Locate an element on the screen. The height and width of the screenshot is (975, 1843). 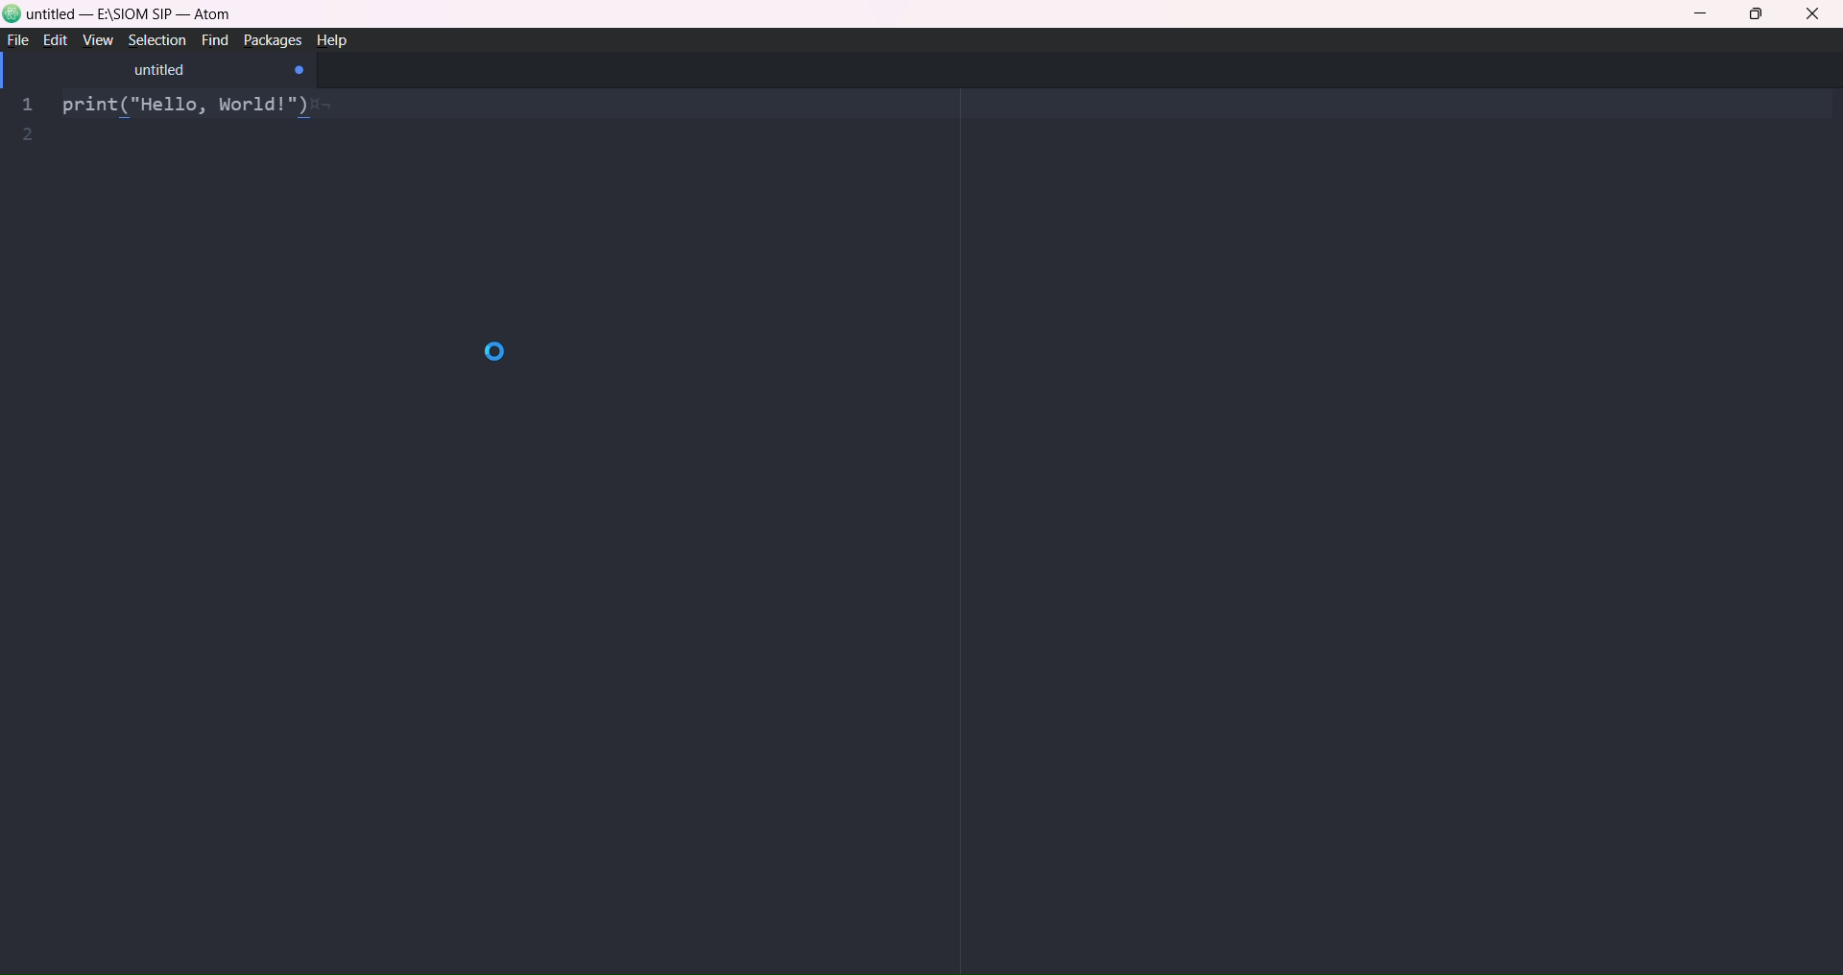
edit is located at coordinates (51, 40).